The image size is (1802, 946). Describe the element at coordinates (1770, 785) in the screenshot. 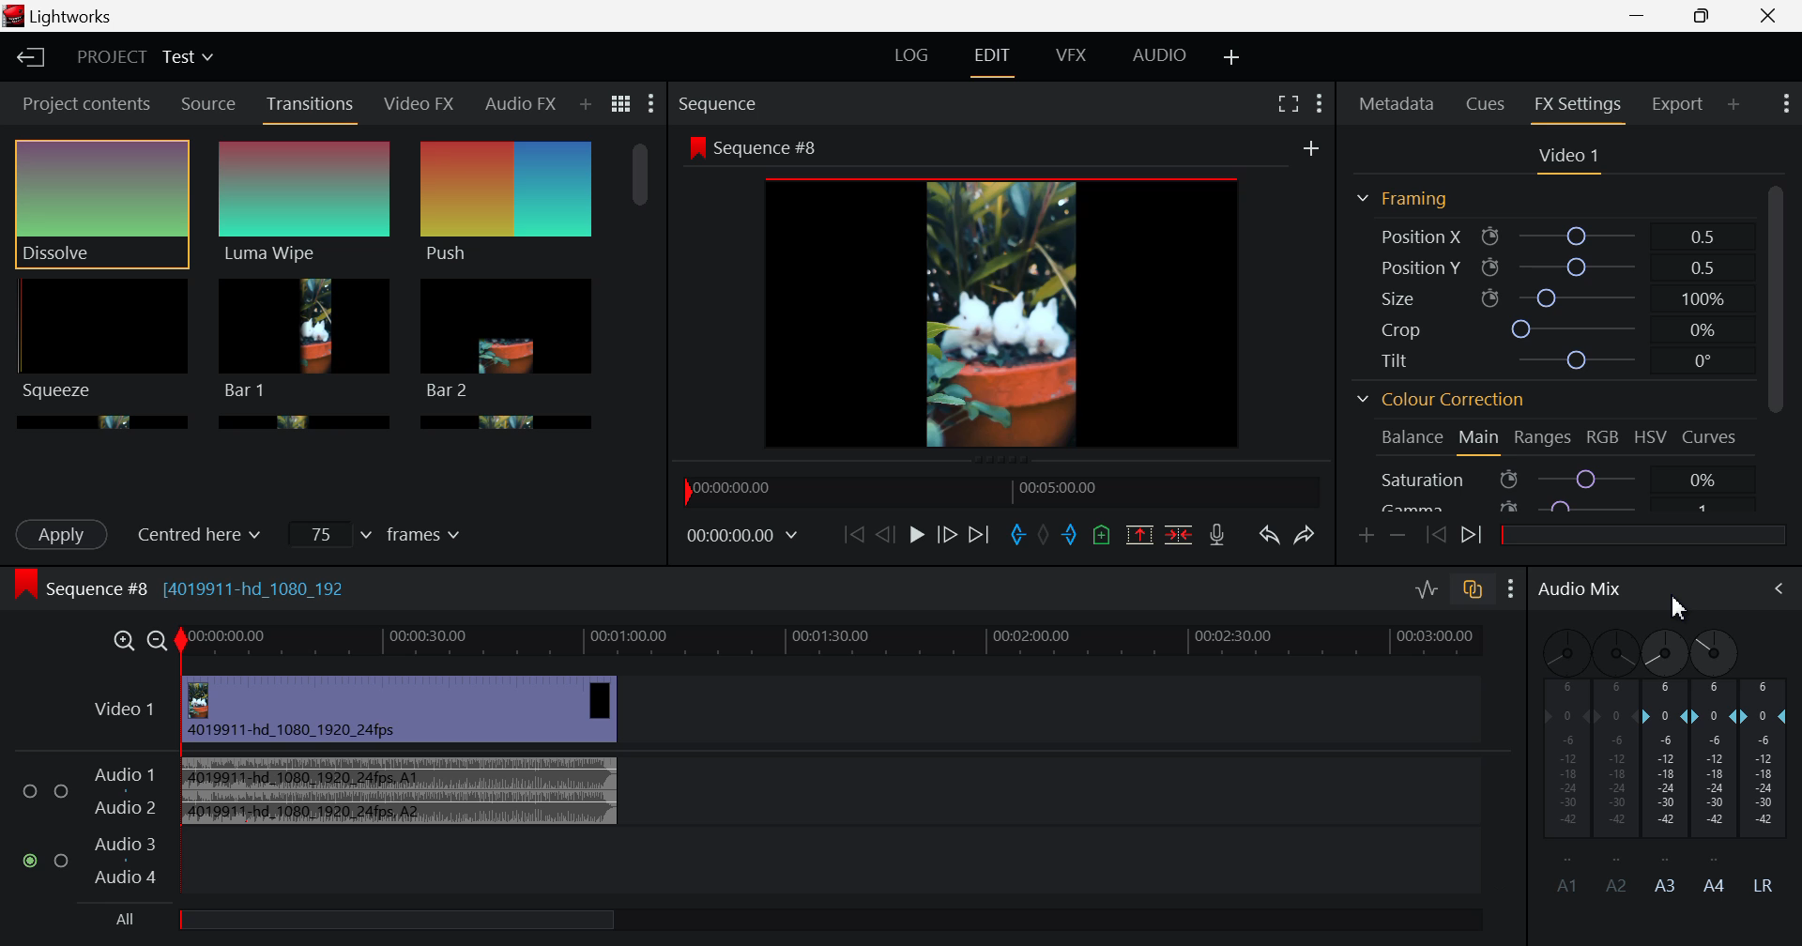

I see `LR Decibel Level` at that location.